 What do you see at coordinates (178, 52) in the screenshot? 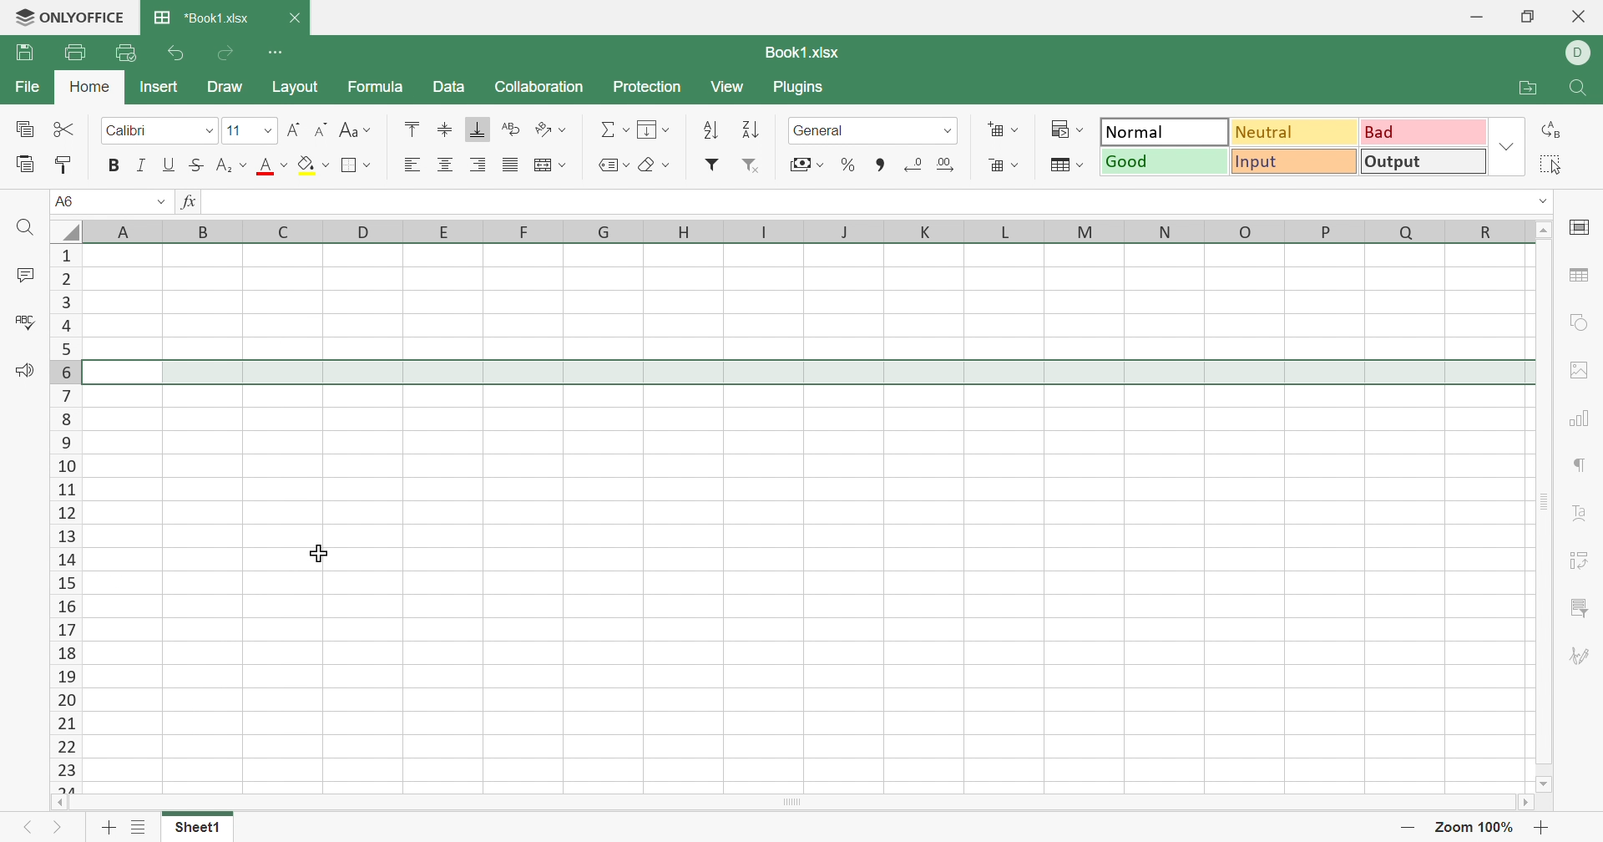
I see `Undo` at bounding box center [178, 52].